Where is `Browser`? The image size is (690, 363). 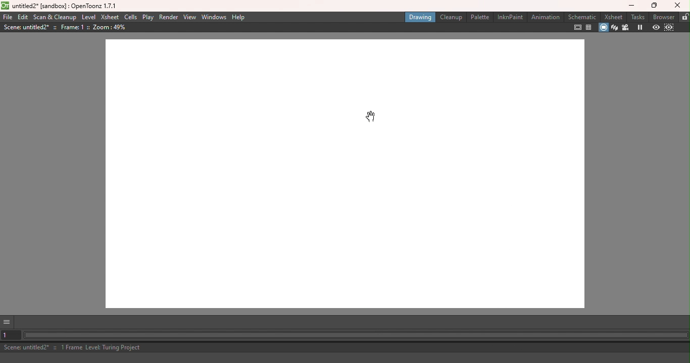
Browser is located at coordinates (663, 17).